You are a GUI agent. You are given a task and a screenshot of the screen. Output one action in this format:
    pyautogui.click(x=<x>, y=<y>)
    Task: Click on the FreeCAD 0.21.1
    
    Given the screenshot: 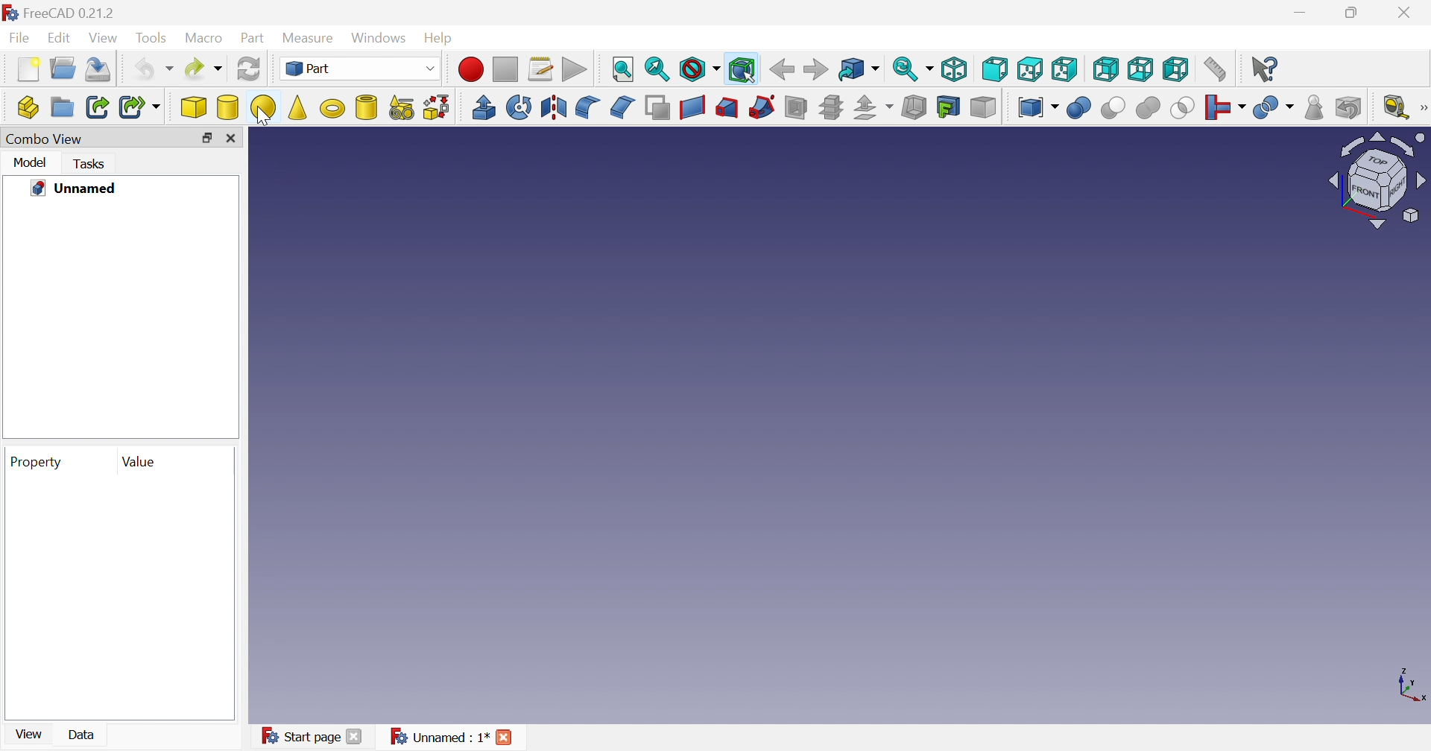 What is the action you would take?
    pyautogui.click(x=63, y=13)
    